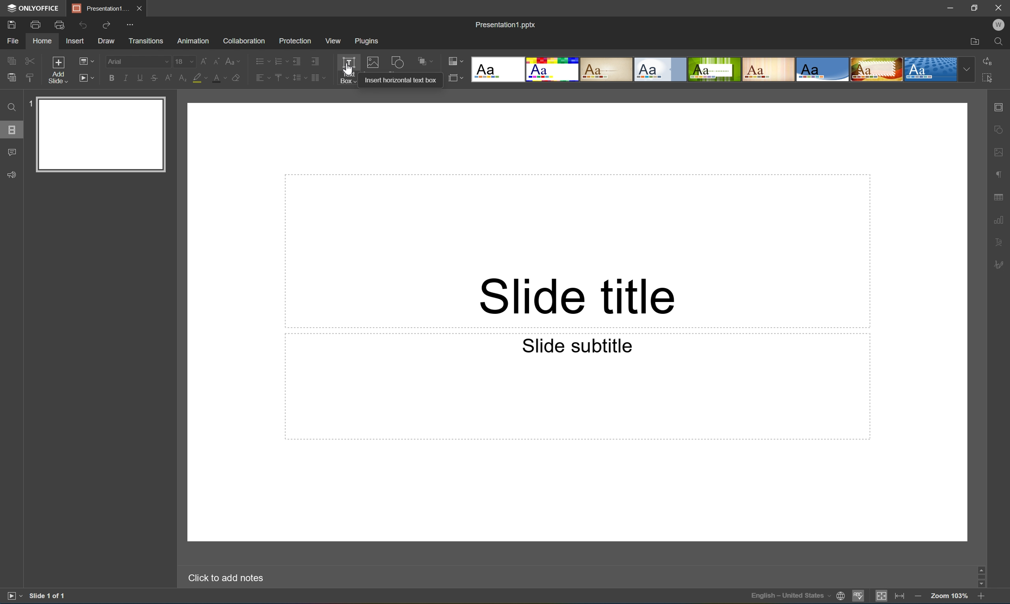 The width and height of the screenshot is (1010, 604). Describe the element at coordinates (987, 60) in the screenshot. I see `Replace` at that location.